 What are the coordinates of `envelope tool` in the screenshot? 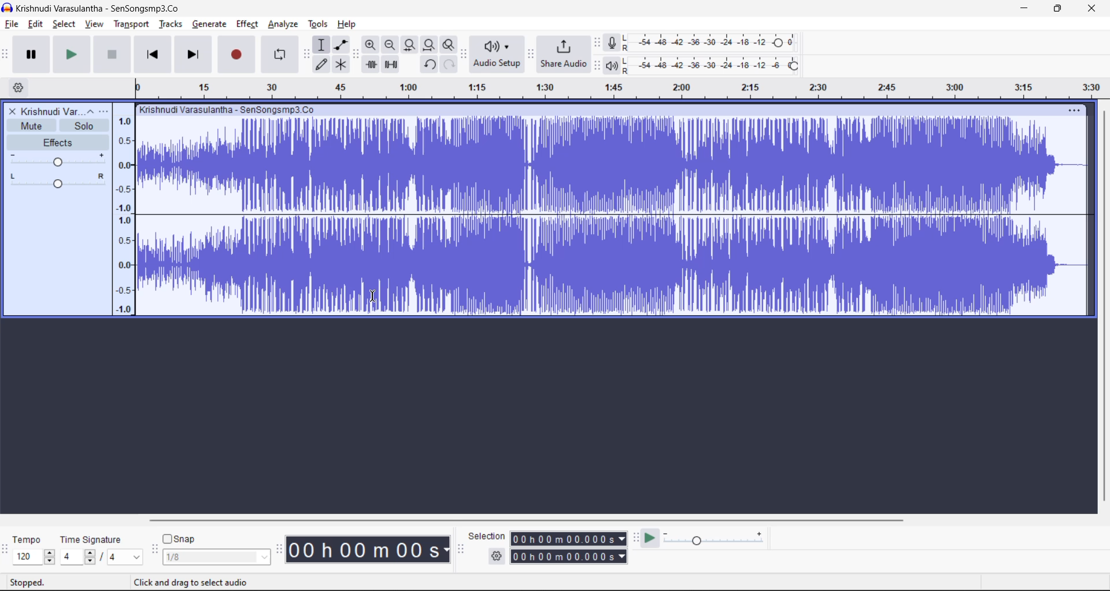 It's located at (343, 45).